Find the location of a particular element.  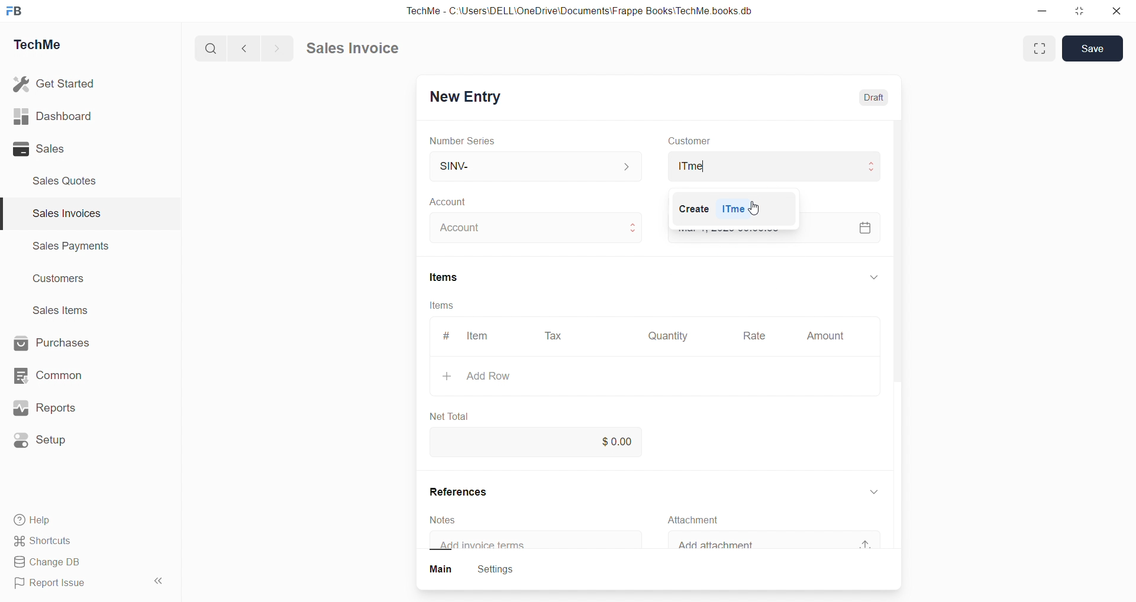

Sales Invoice is located at coordinates (357, 50).